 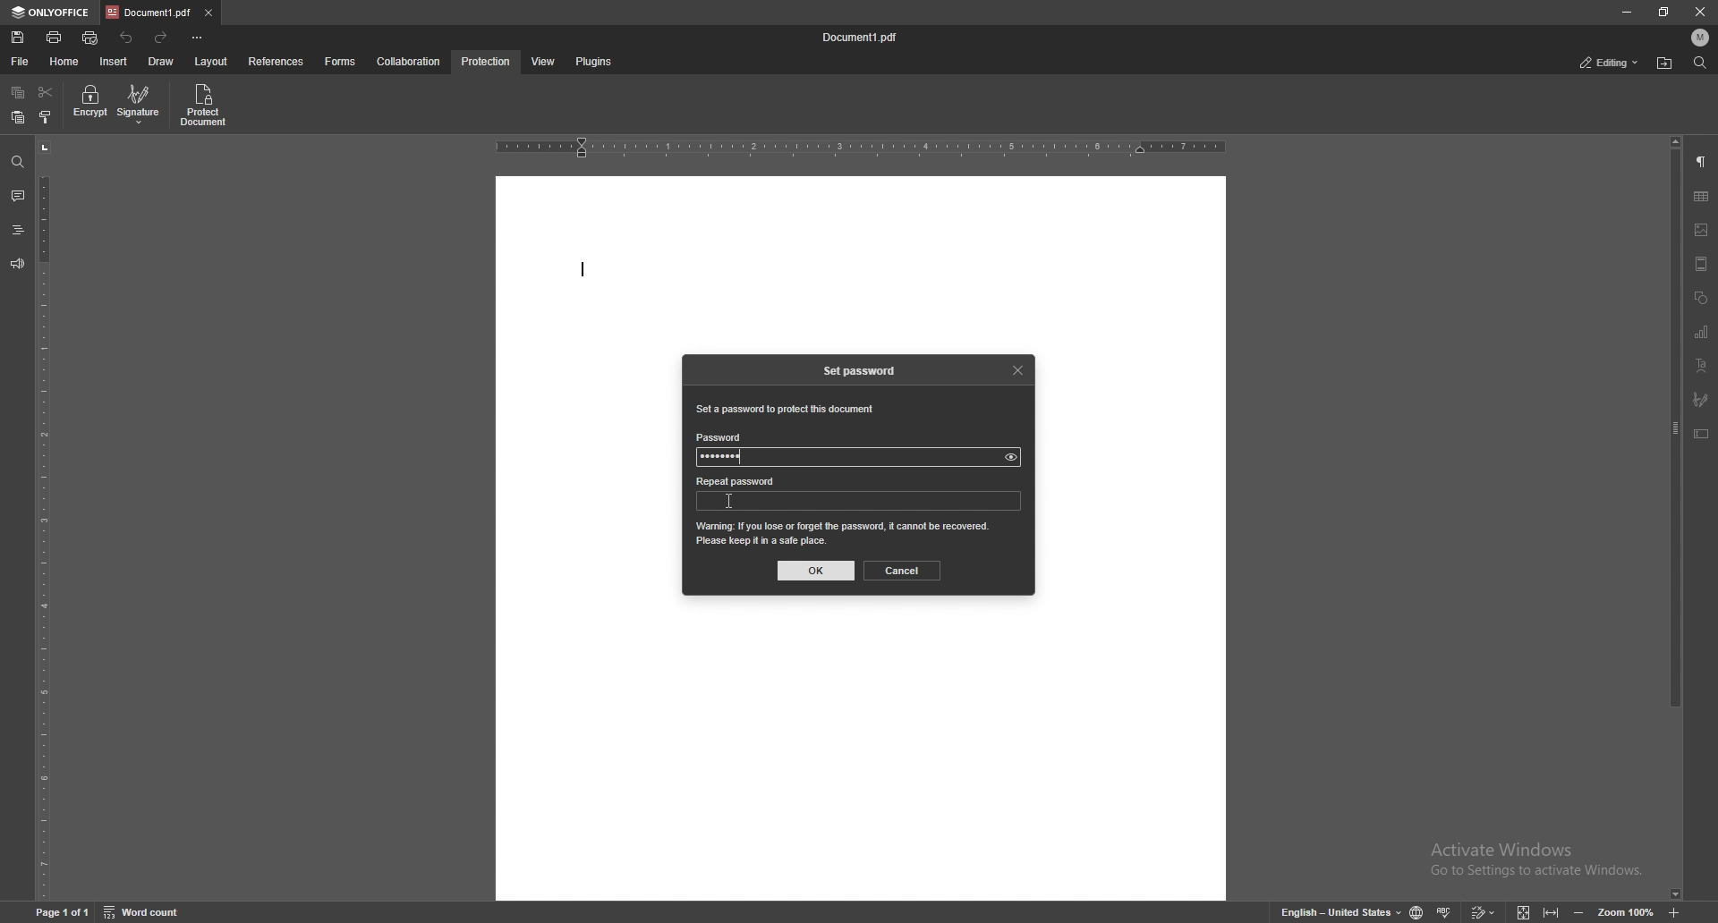 I want to click on set password, so click(x=860, y=369).